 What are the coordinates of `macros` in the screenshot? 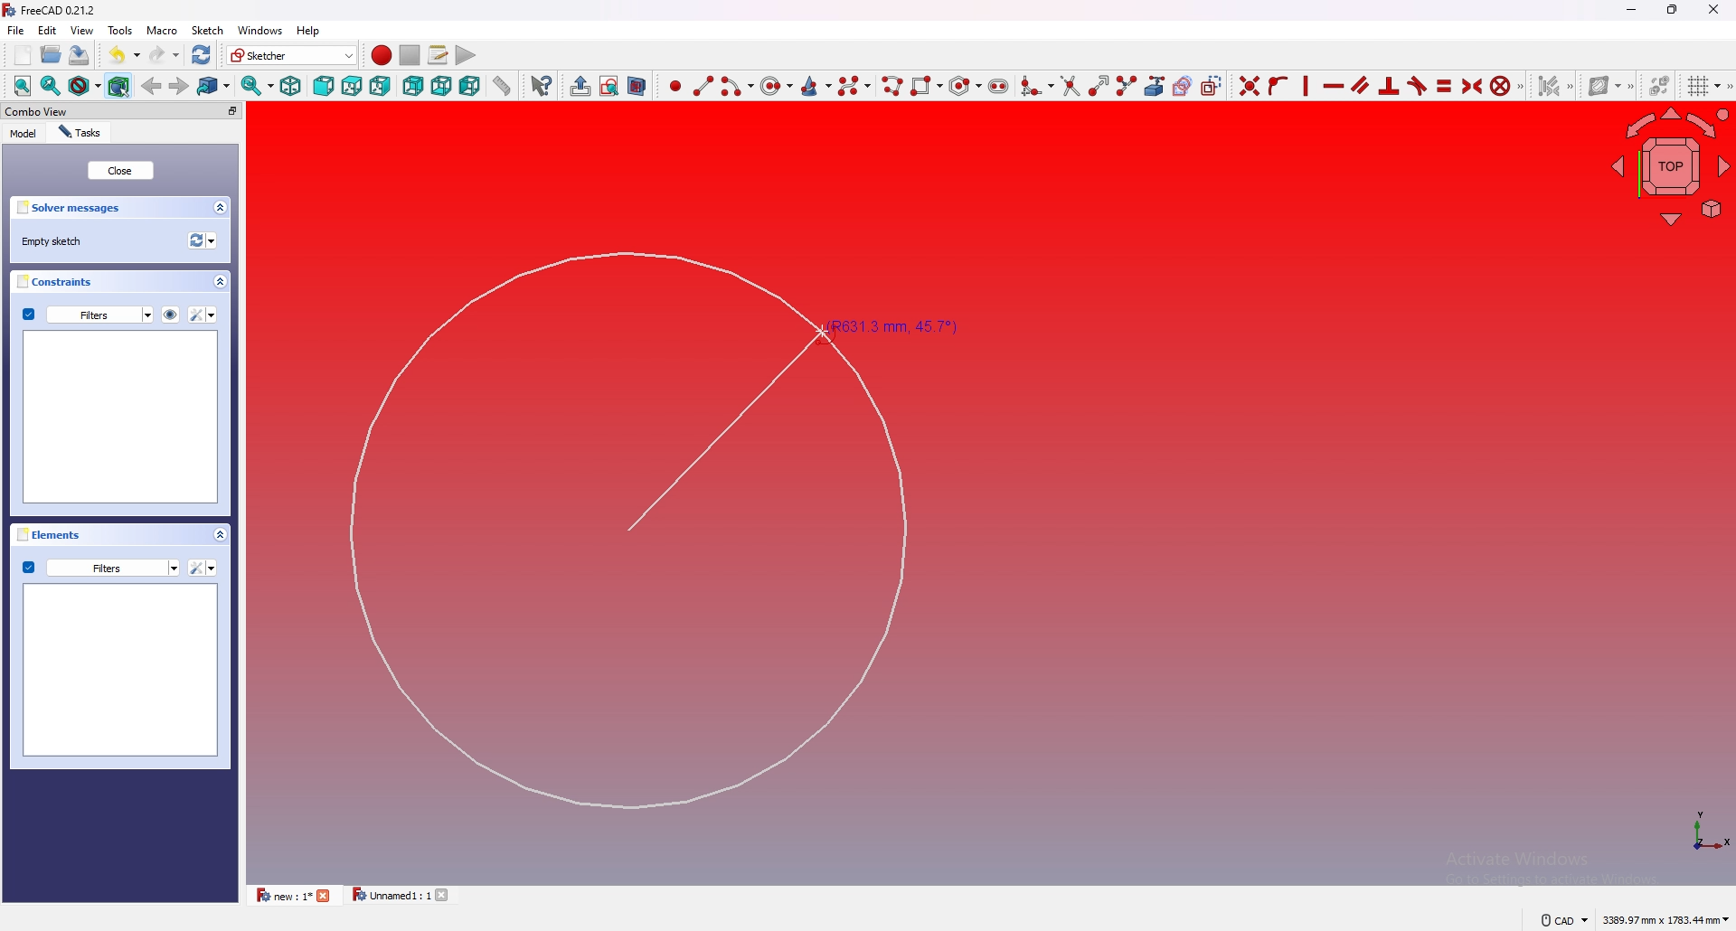 It's located at (438, 55).